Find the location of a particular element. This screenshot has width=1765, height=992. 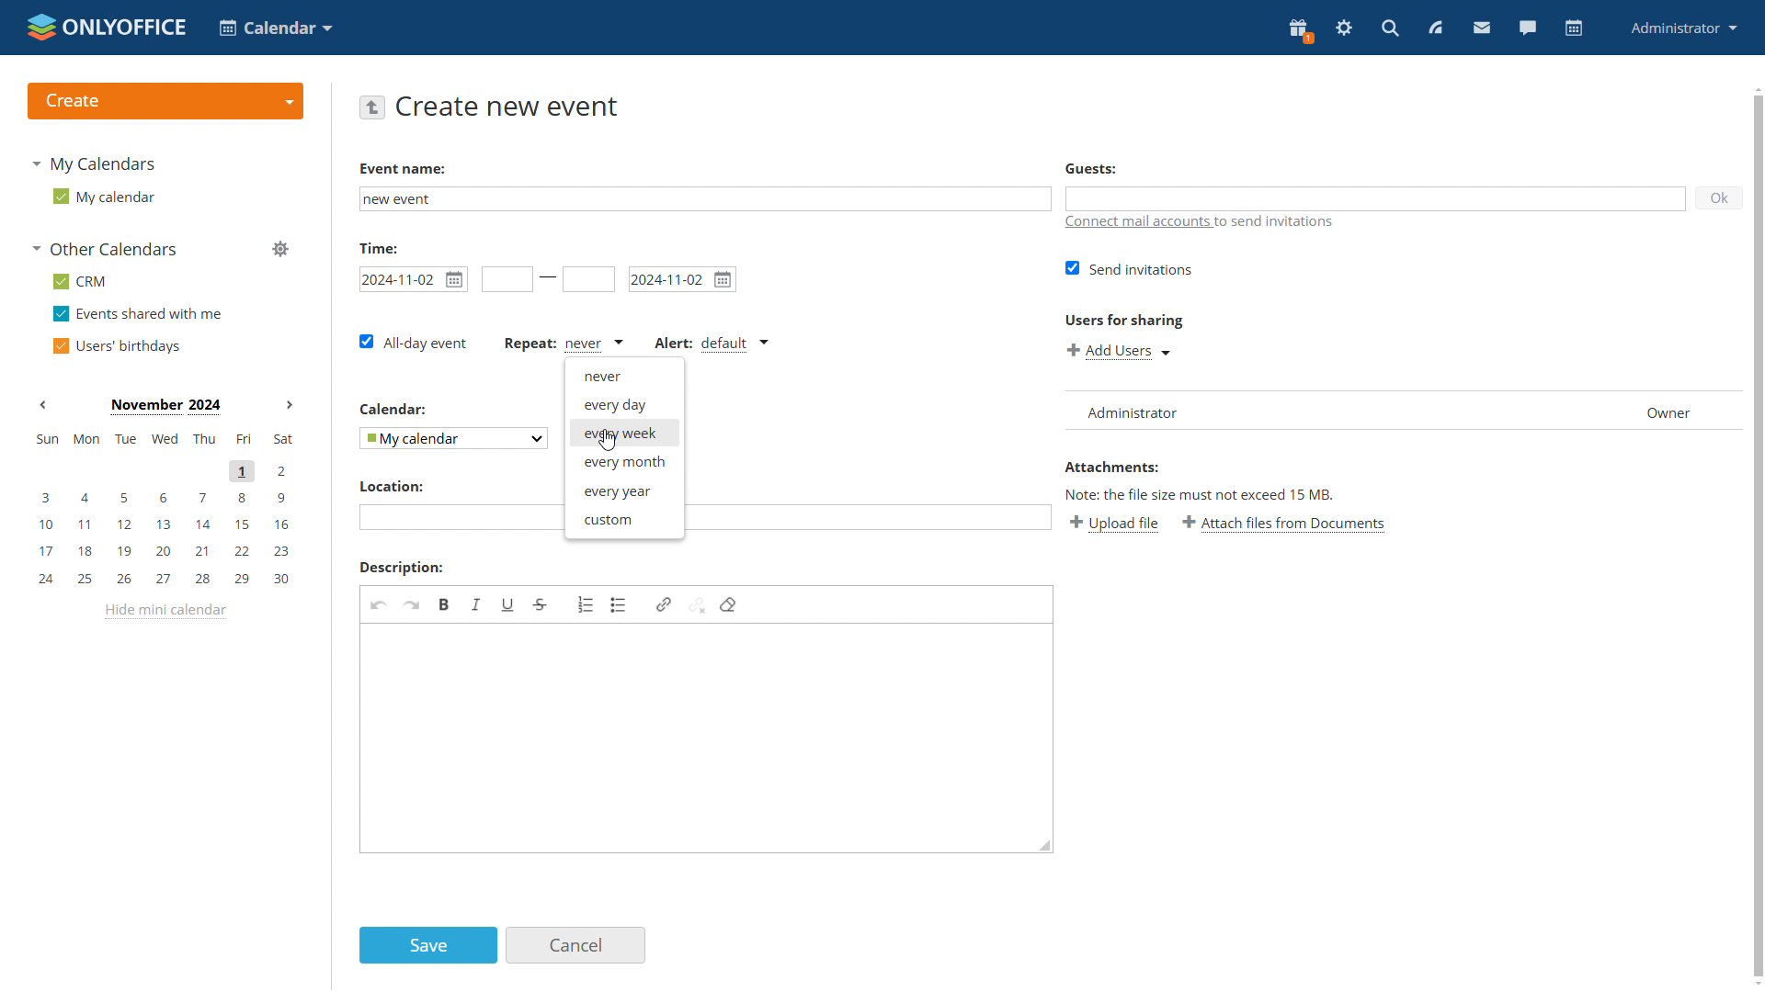

manage is located at coordinates (279, 250).